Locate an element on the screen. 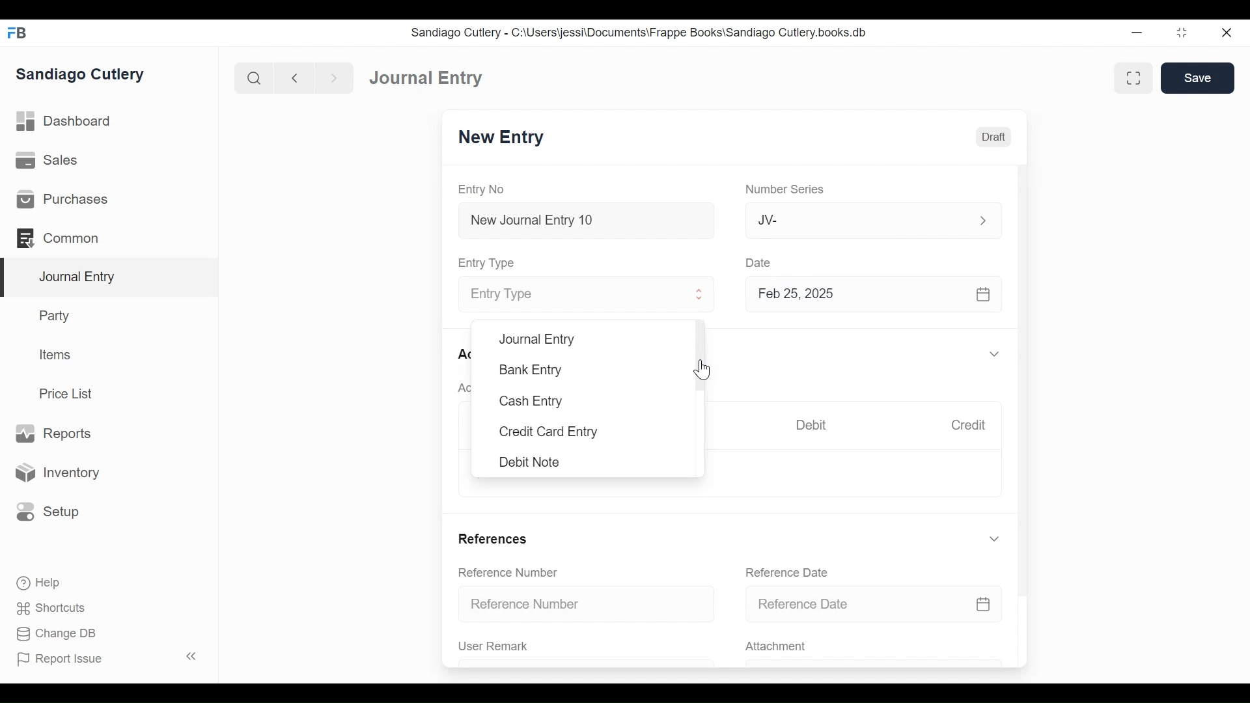 The height and width of the screenshot is (703, 1250). Sales is located at coordinates (46, 161).